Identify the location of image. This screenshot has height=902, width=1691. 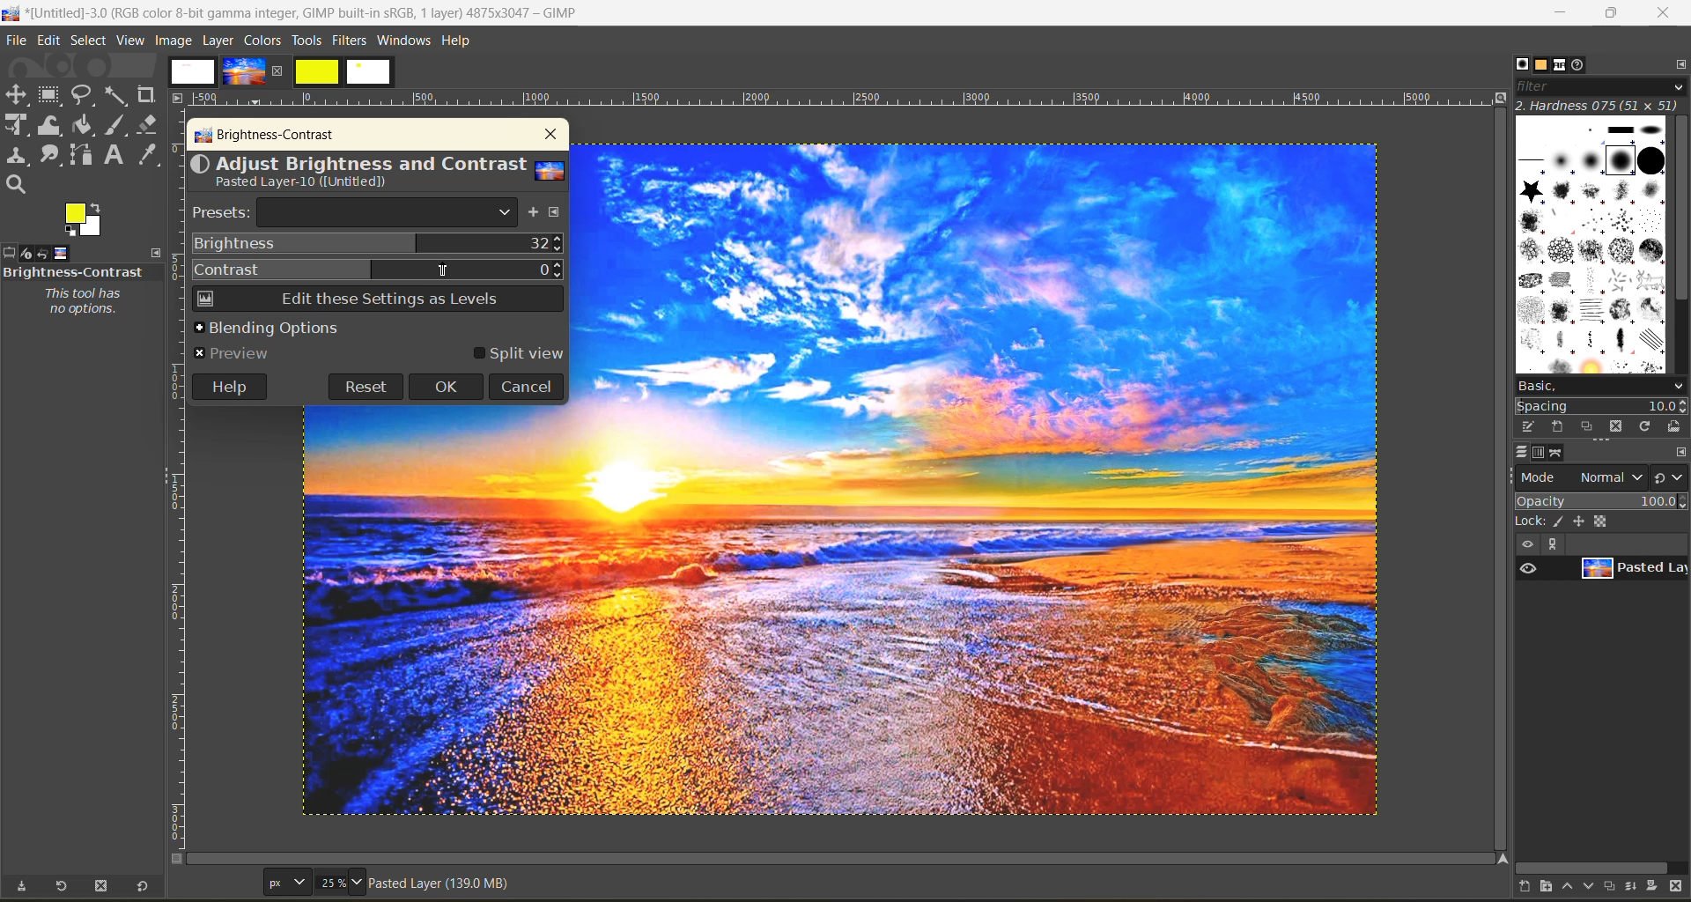
(174, 41).